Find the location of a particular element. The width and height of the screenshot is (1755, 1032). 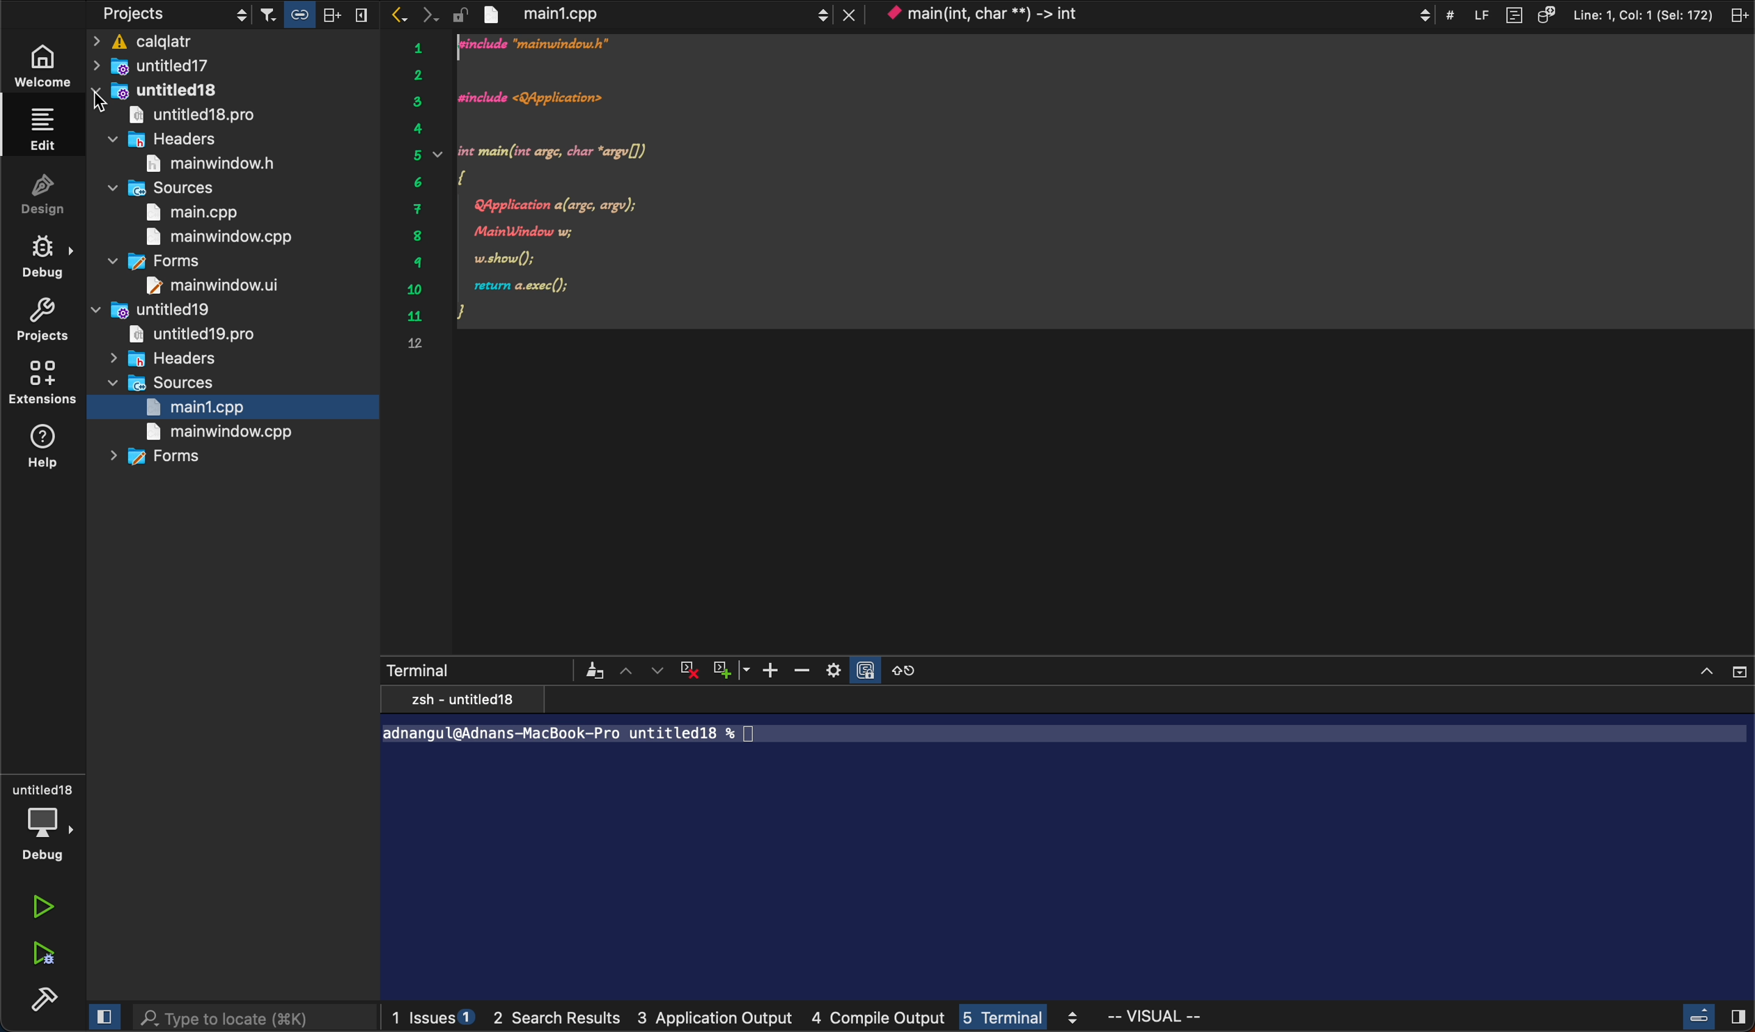

terminal is located at coordinates (1015, 1015).